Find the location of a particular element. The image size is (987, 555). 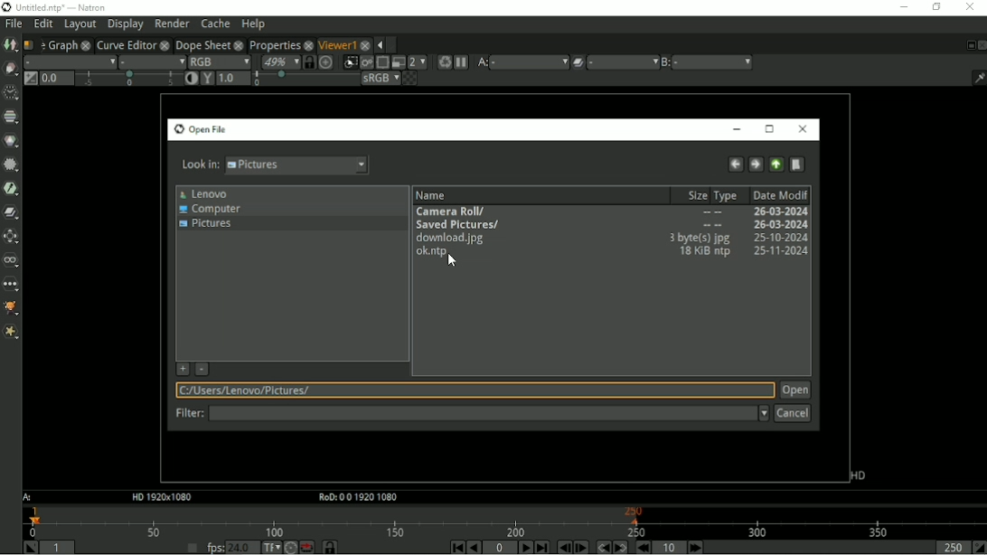

Set playback in point is located at coordinates (30, 547).